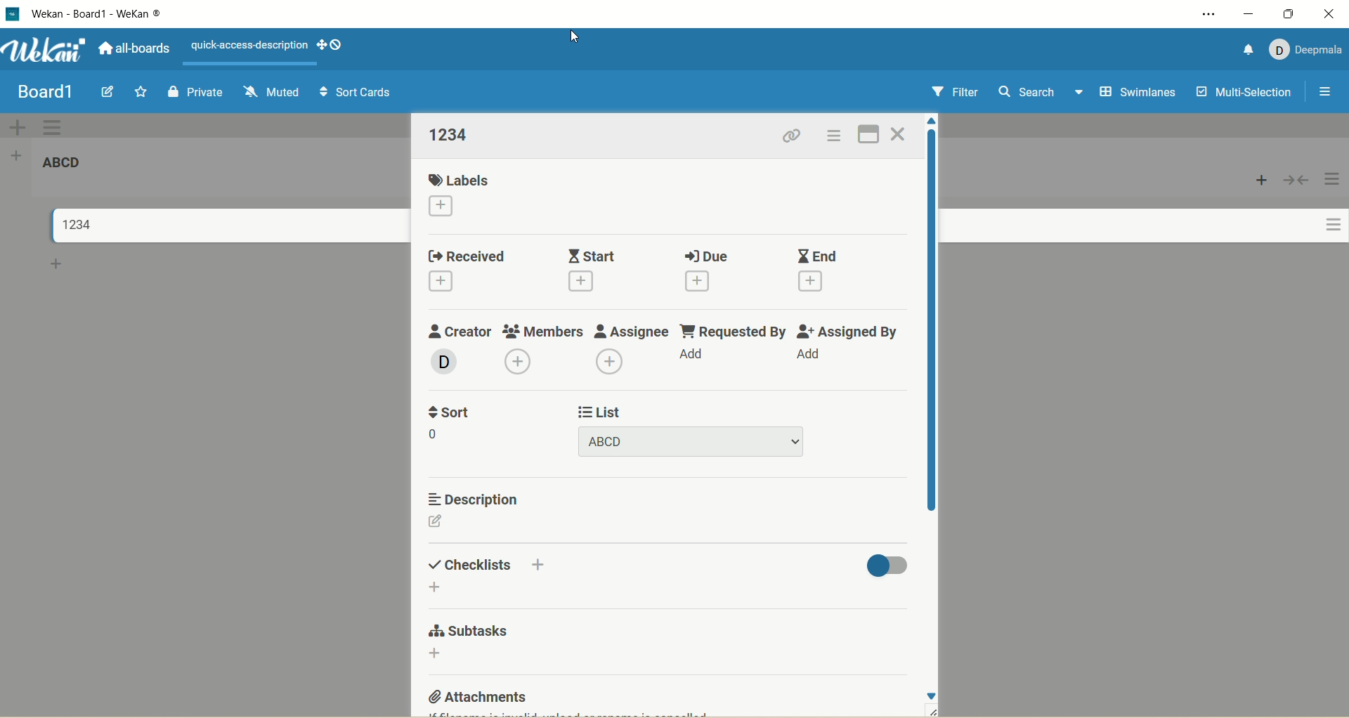  What do you see at coordinates (870, 134) in the screenshot?
I see `fullscreen` at bounding box center [870, 134].